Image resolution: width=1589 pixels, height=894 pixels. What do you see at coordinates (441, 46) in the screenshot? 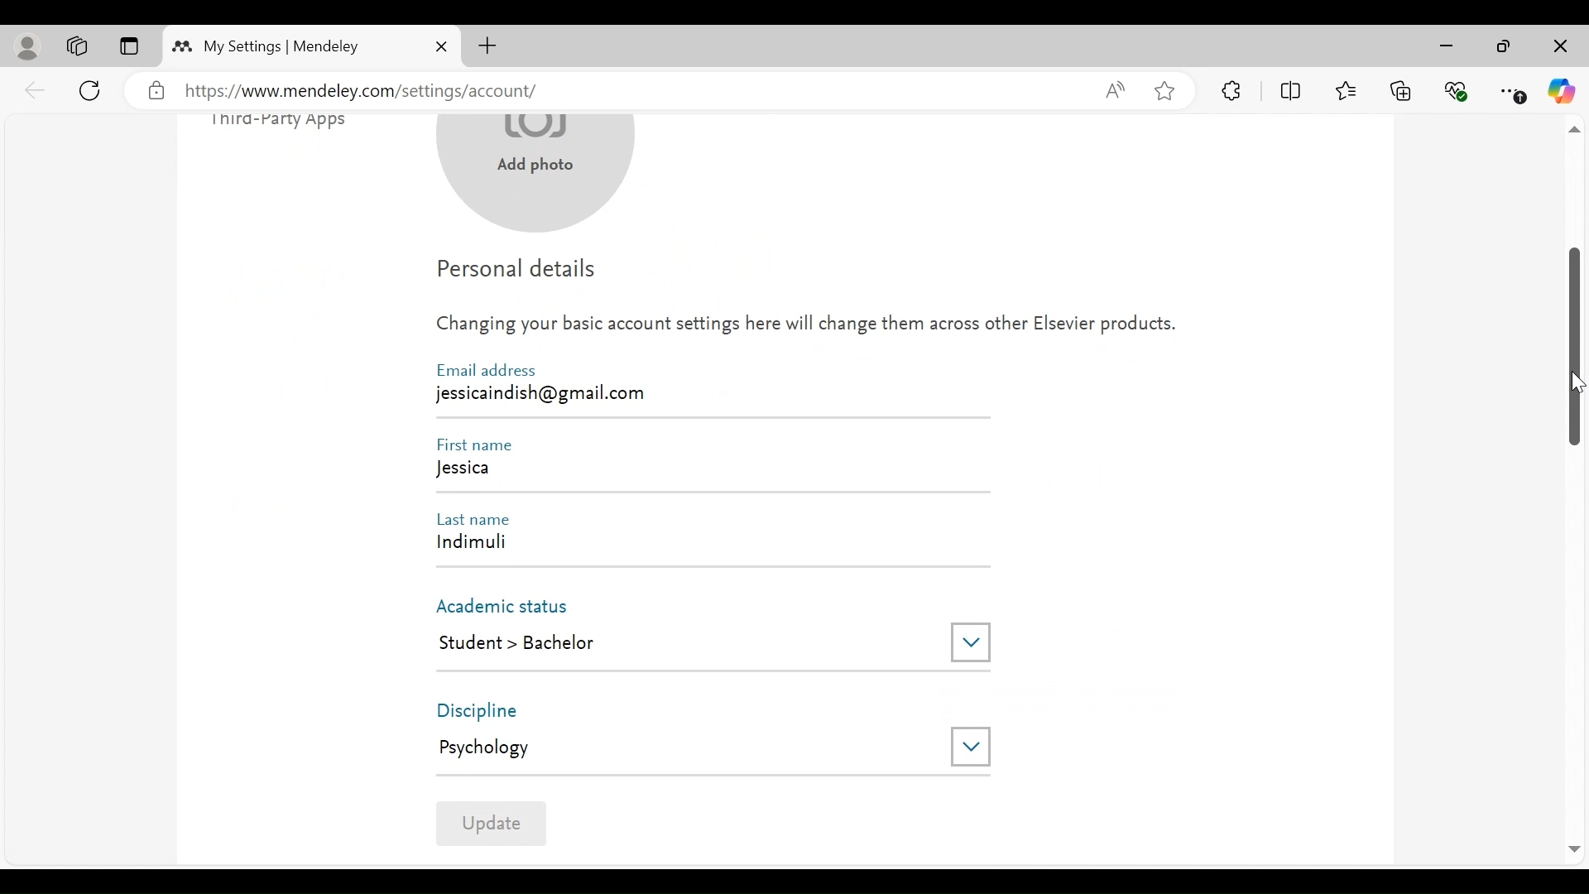
I see `Close` at bounding box center [441, 46].